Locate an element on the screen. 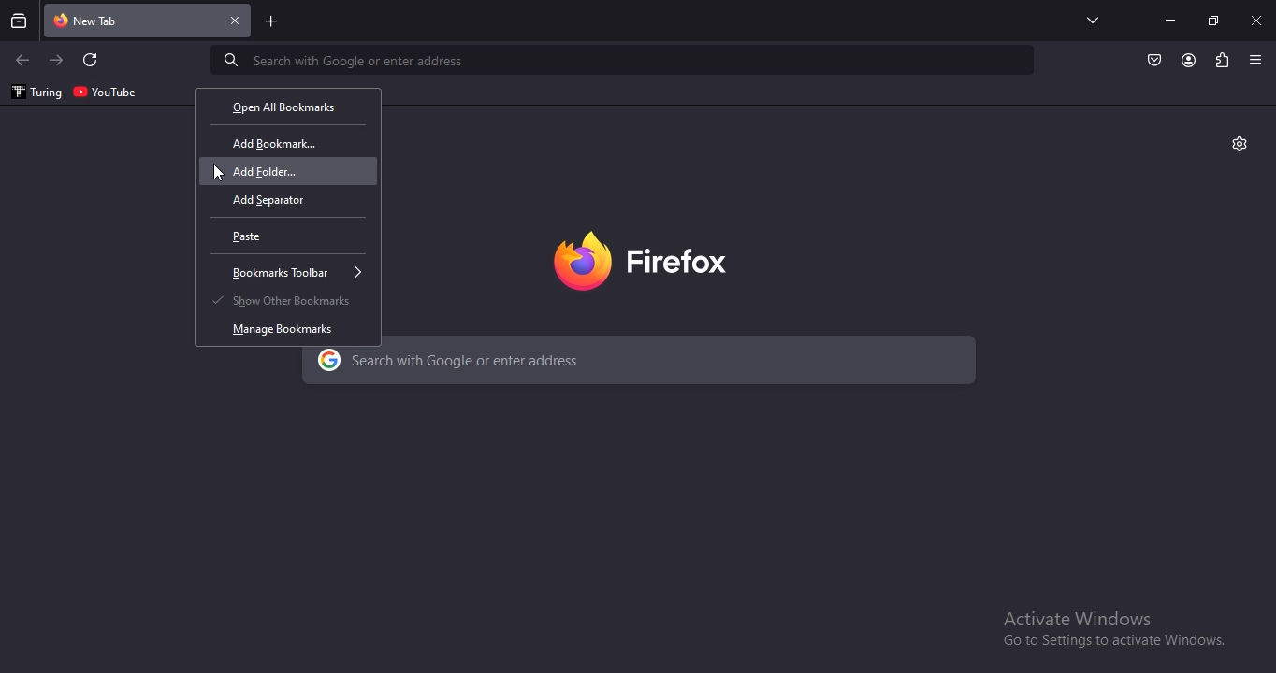  add separator is located at coordinates (273, 200).